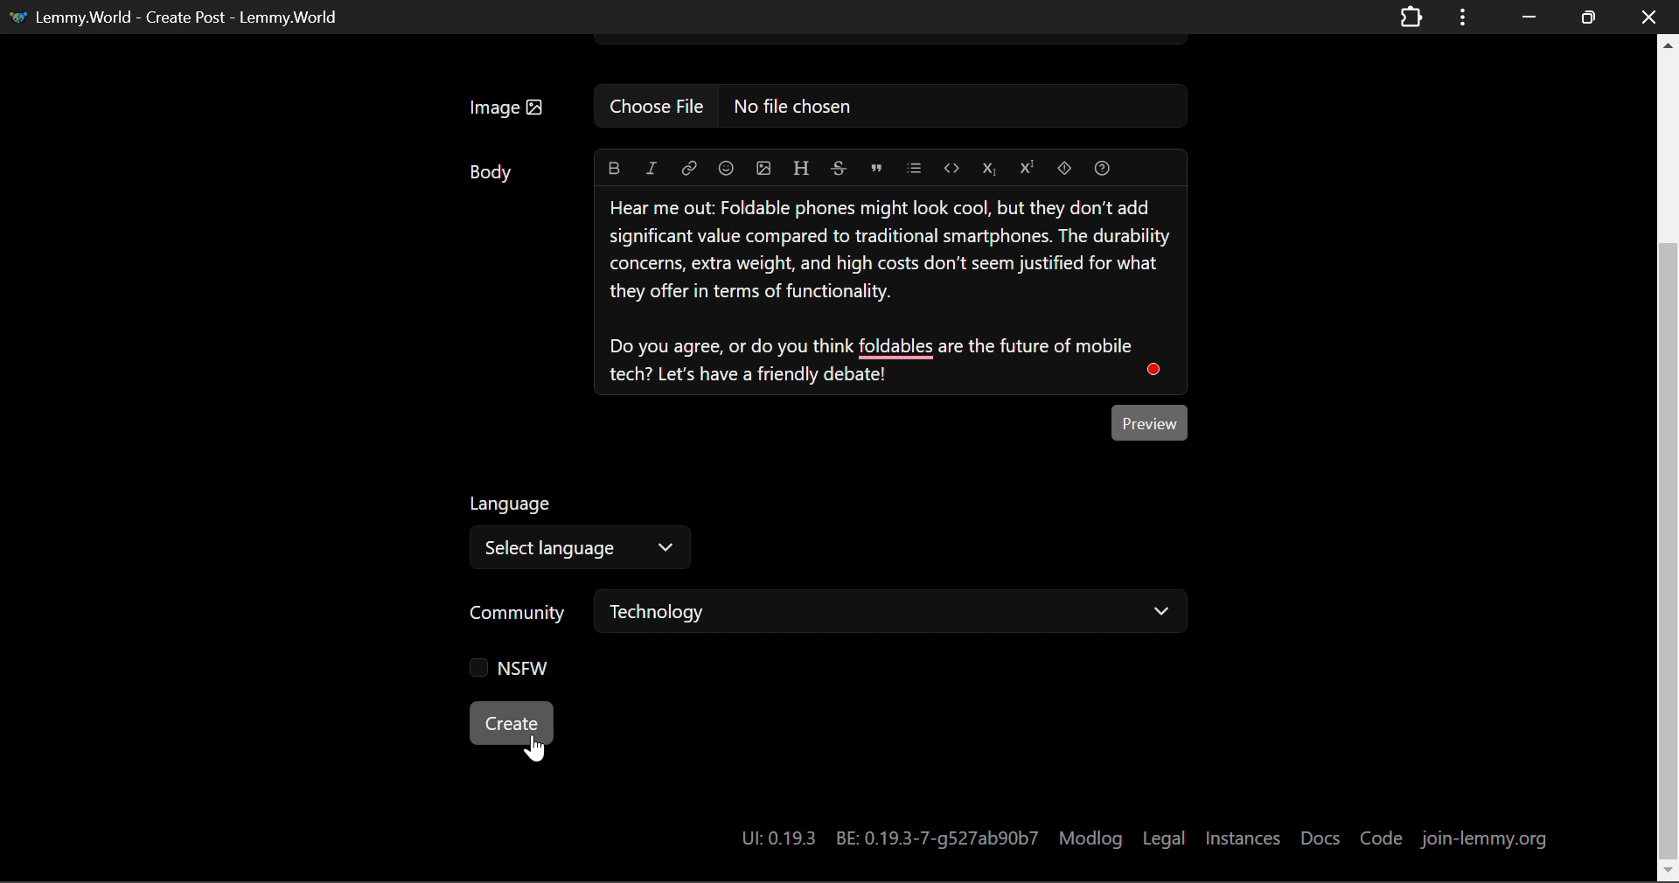 This screenshot has height=883, width=1679. Describe the element at coordinates (1463, 16) in the screenshot. I see `Application Options Menu` at that location.